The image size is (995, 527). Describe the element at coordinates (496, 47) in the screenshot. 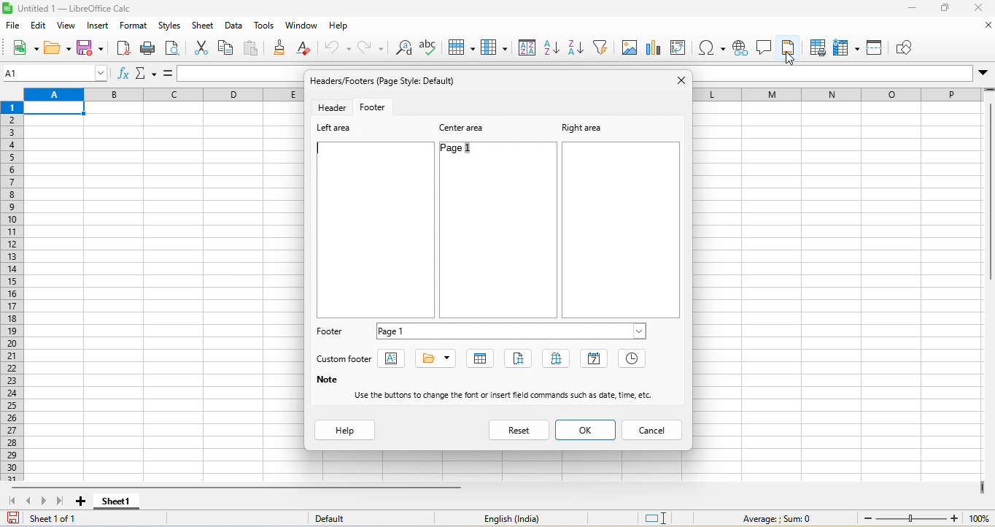

I see `column` at that location.